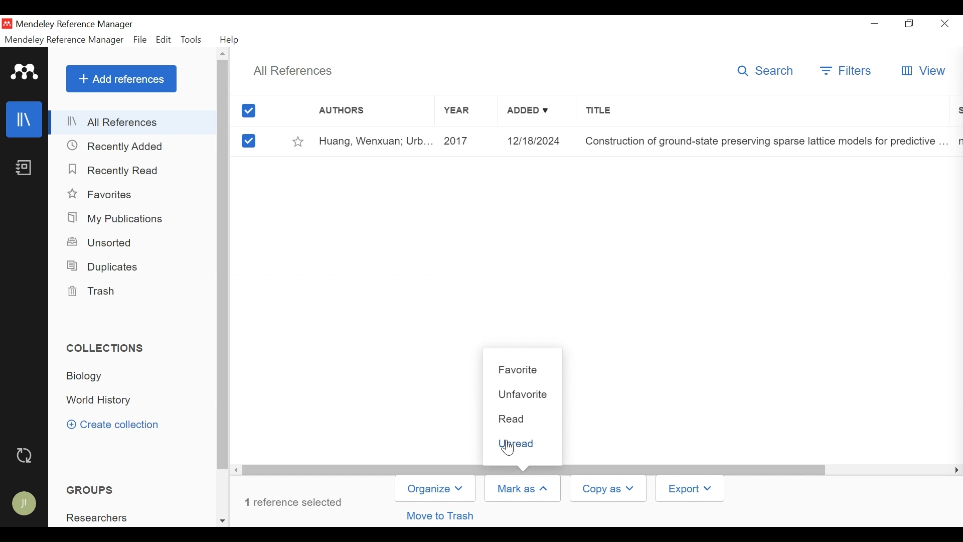  What do you see at coordinates (957, 471) in the screenshot?
I see `Scroll Right` at bounding box center [957, 471].